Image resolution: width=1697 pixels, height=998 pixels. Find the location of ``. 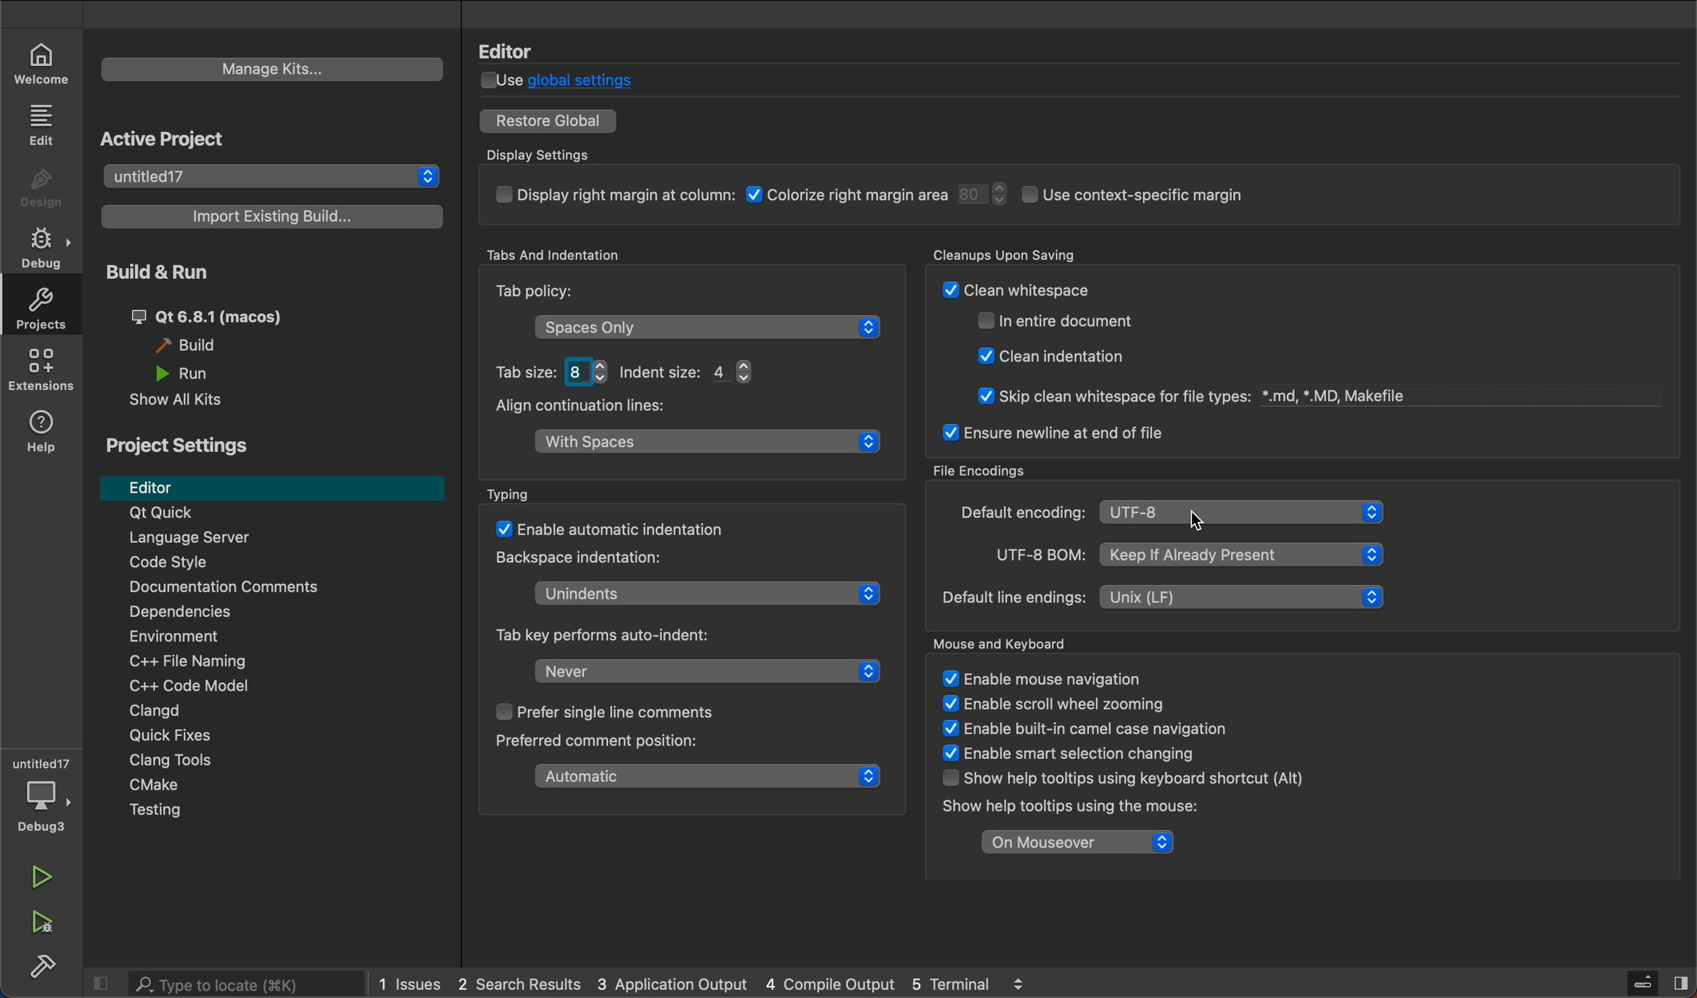

 is located at coordinates (197, 375).